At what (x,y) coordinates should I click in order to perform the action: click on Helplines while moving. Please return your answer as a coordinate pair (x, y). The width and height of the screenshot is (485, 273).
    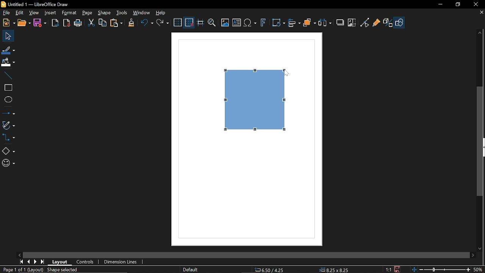
    Looking at the image, I should click on (200, 23).